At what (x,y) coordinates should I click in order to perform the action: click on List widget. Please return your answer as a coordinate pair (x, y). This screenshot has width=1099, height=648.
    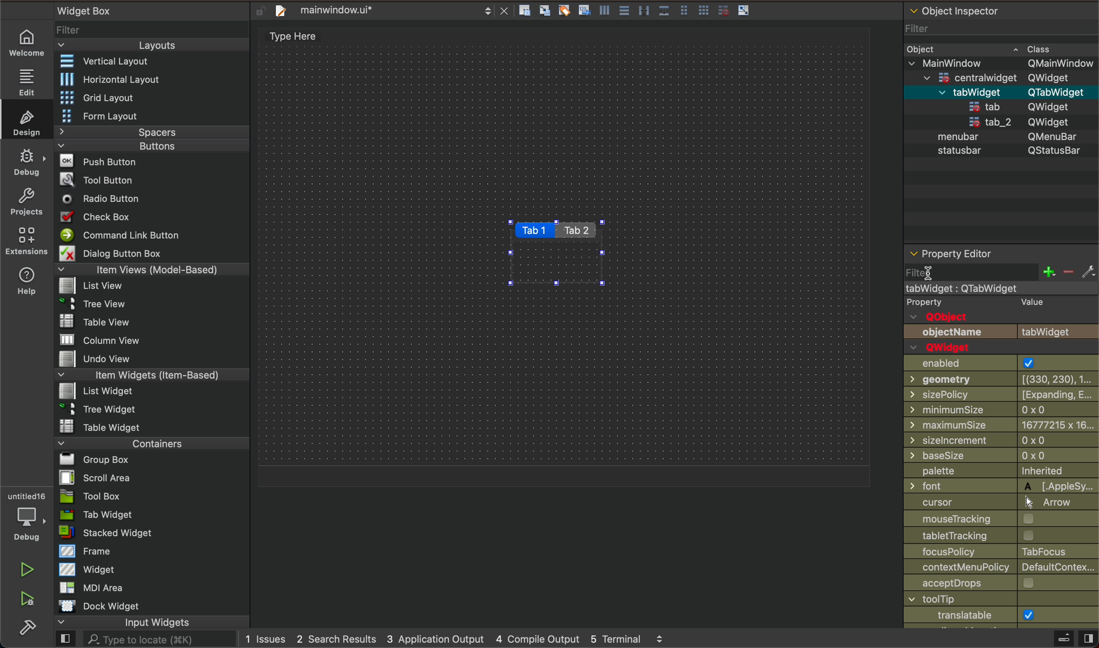
    Looking at the image, I should click on (92, 391).